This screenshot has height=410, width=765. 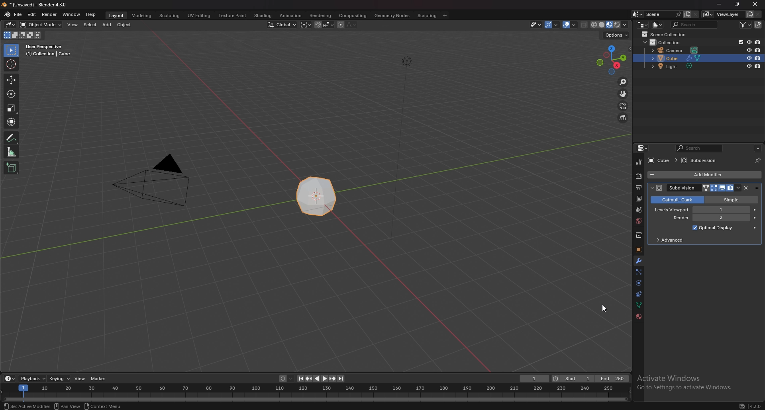 What do you see at coordinates (746, 188) in the screenshot?
I see `close` at bounding box center [746, 188].